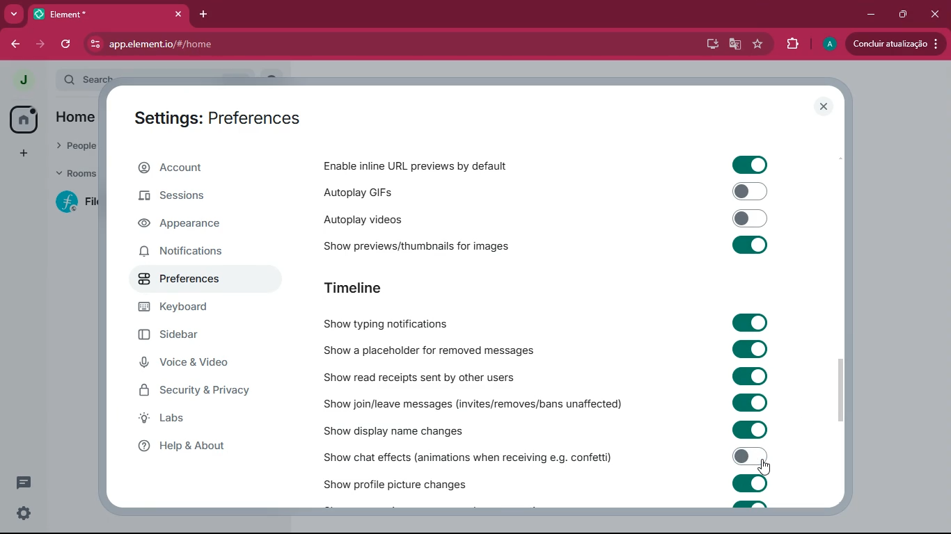 The width and height of the screenshot is (951, 534). Describe the element at coordinates (429, 377) in the screenshot. I see `show read receipts sent by other users` at that location.